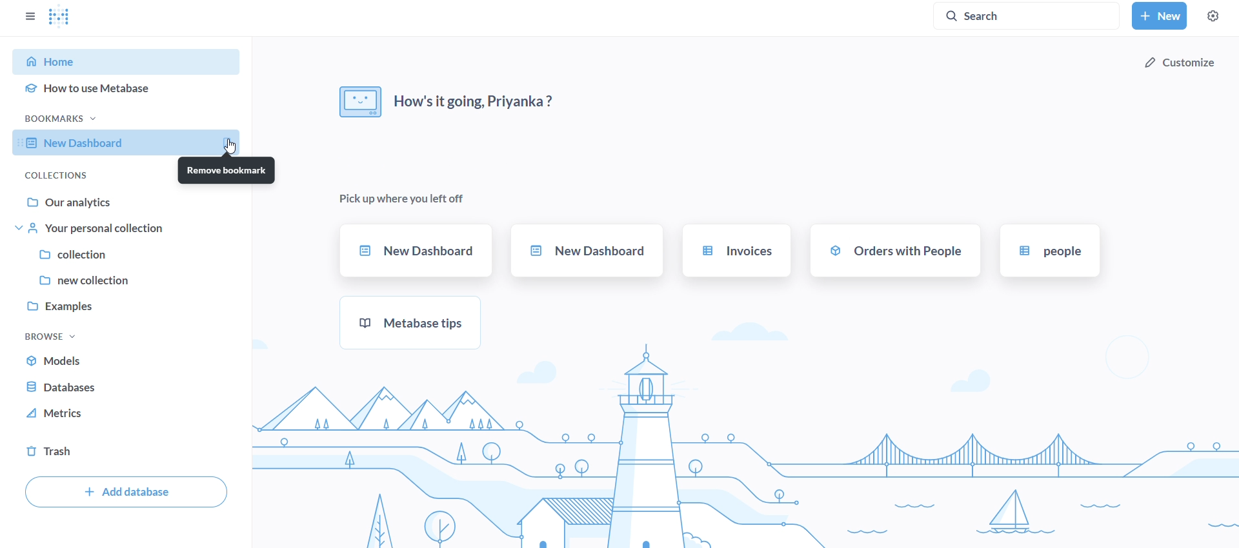 The width and height of the screenshot is (1239, 548). I want to click on new dashboard, so click(130, 143).